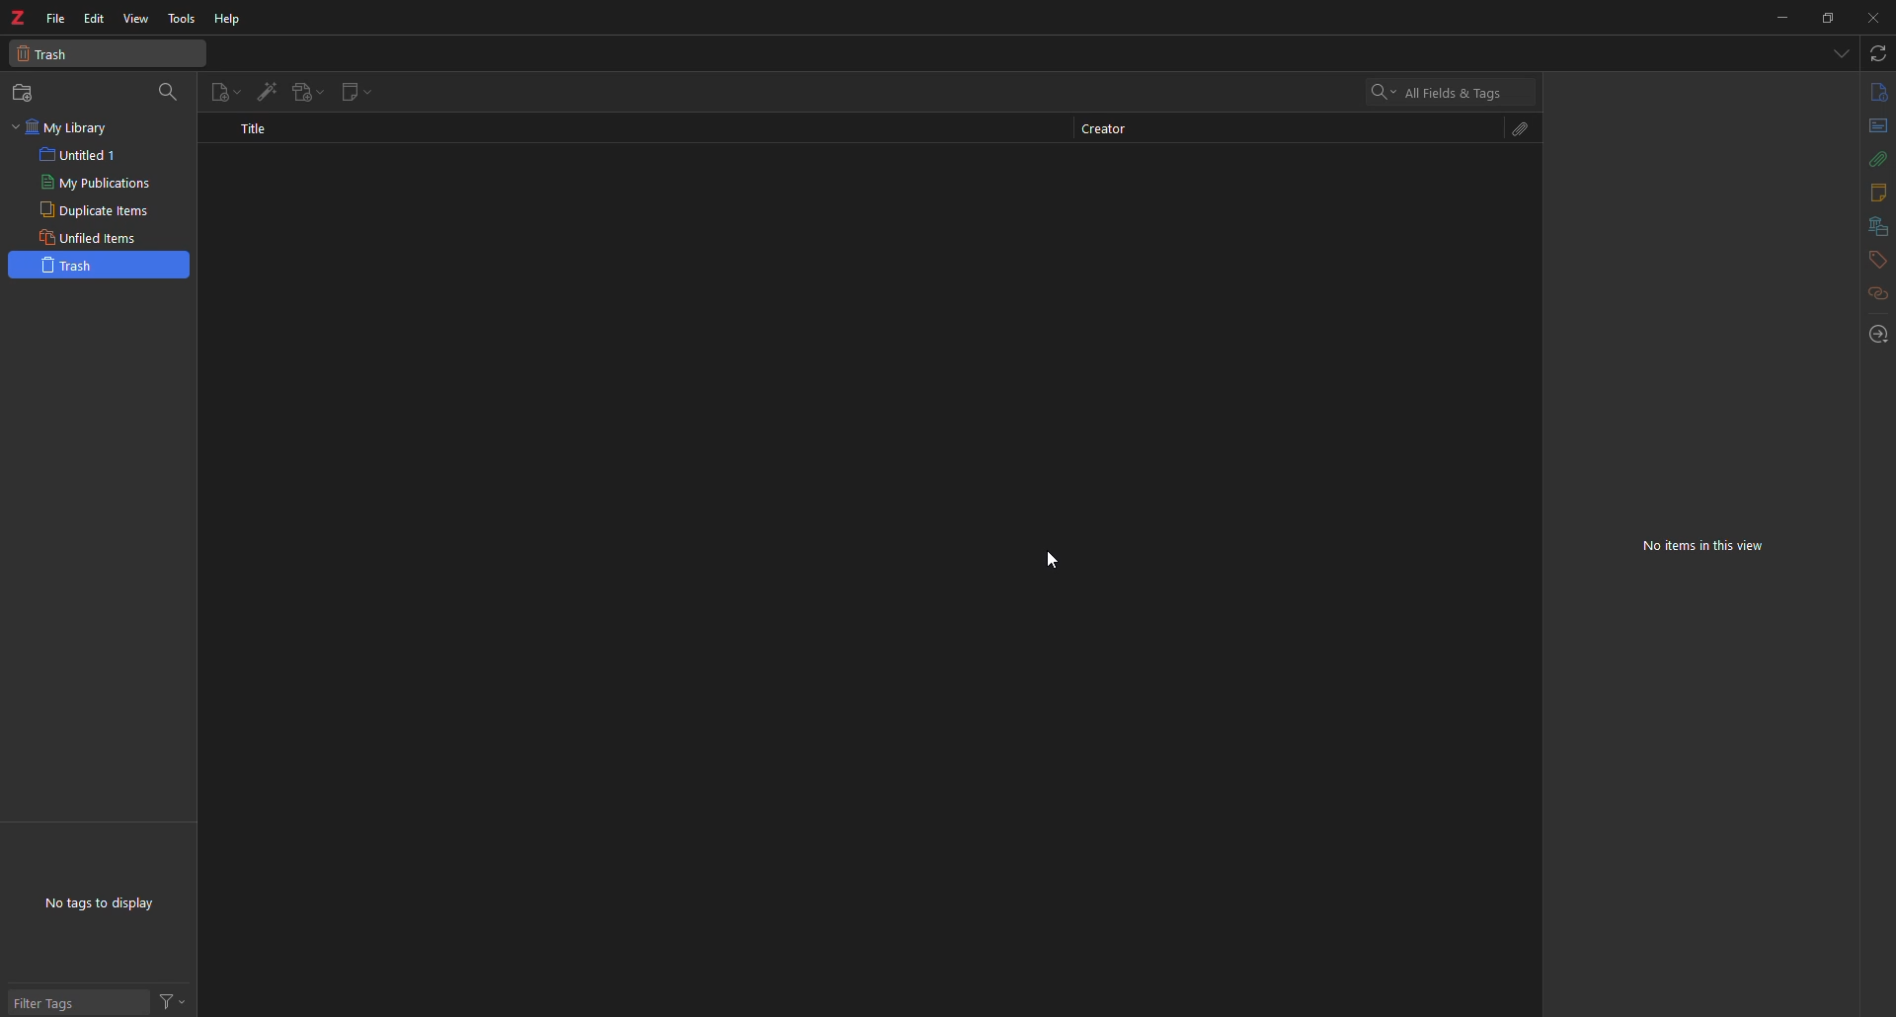  What do you see at coordinates (1449, 91) in the screenshot?
I see `search` at bounding box center [1449, 91].